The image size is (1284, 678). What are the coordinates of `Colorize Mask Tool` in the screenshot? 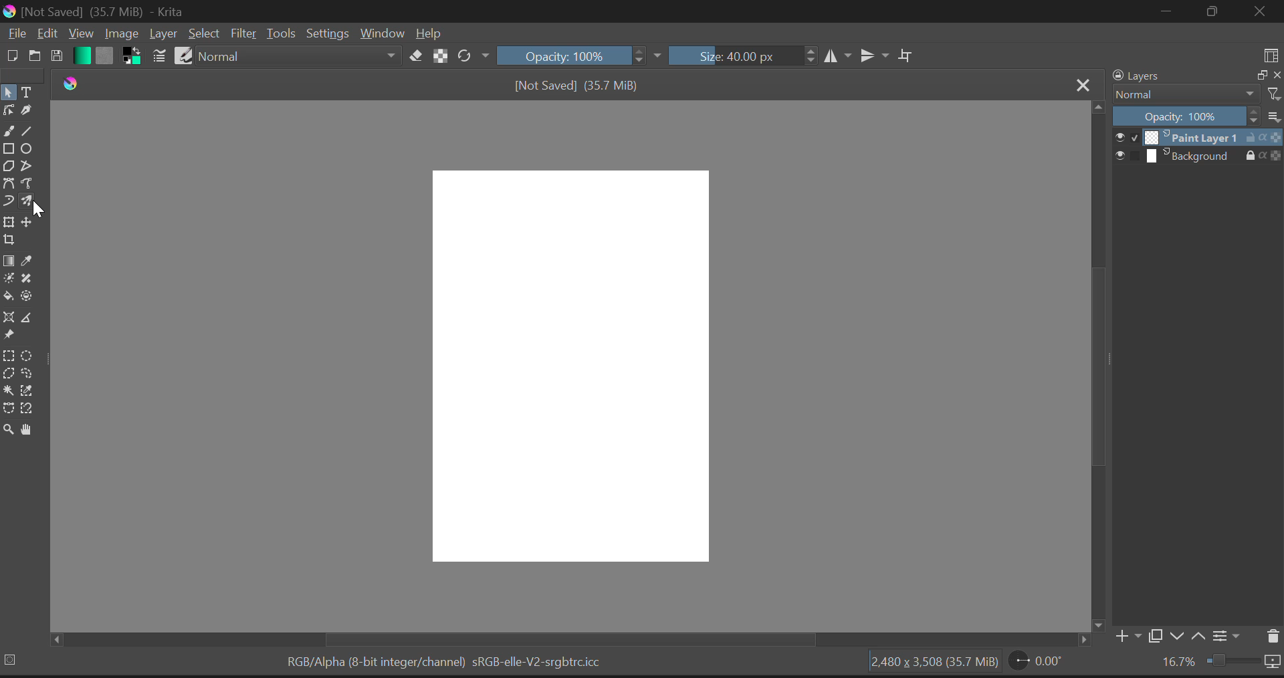 It's located at (8, 280).